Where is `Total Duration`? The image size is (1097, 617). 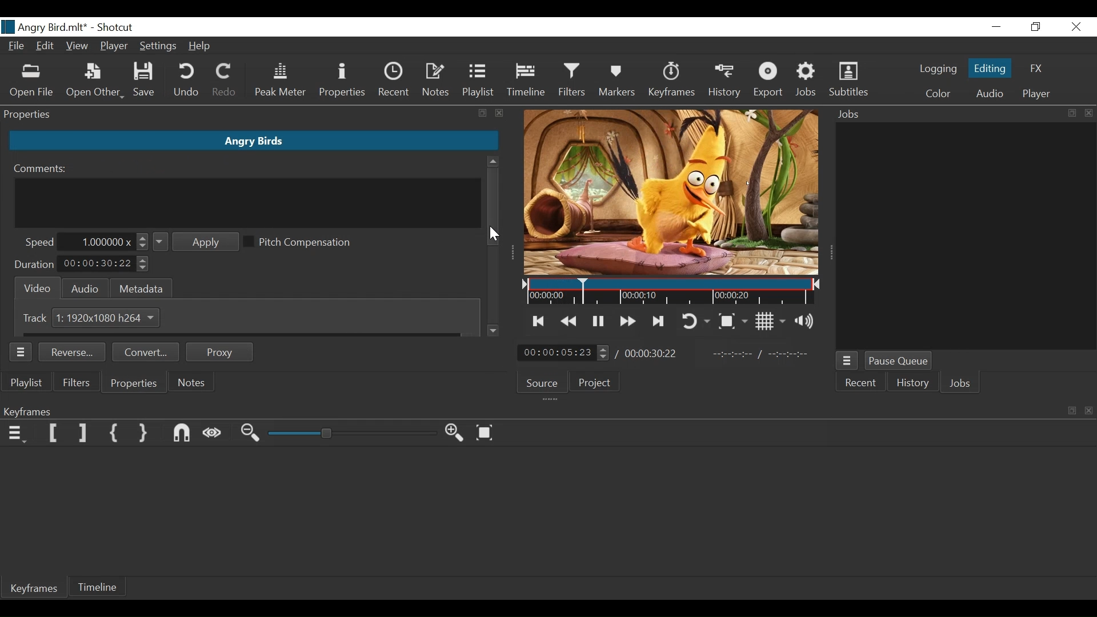 Total Duration is located at coordinates (652, 354).